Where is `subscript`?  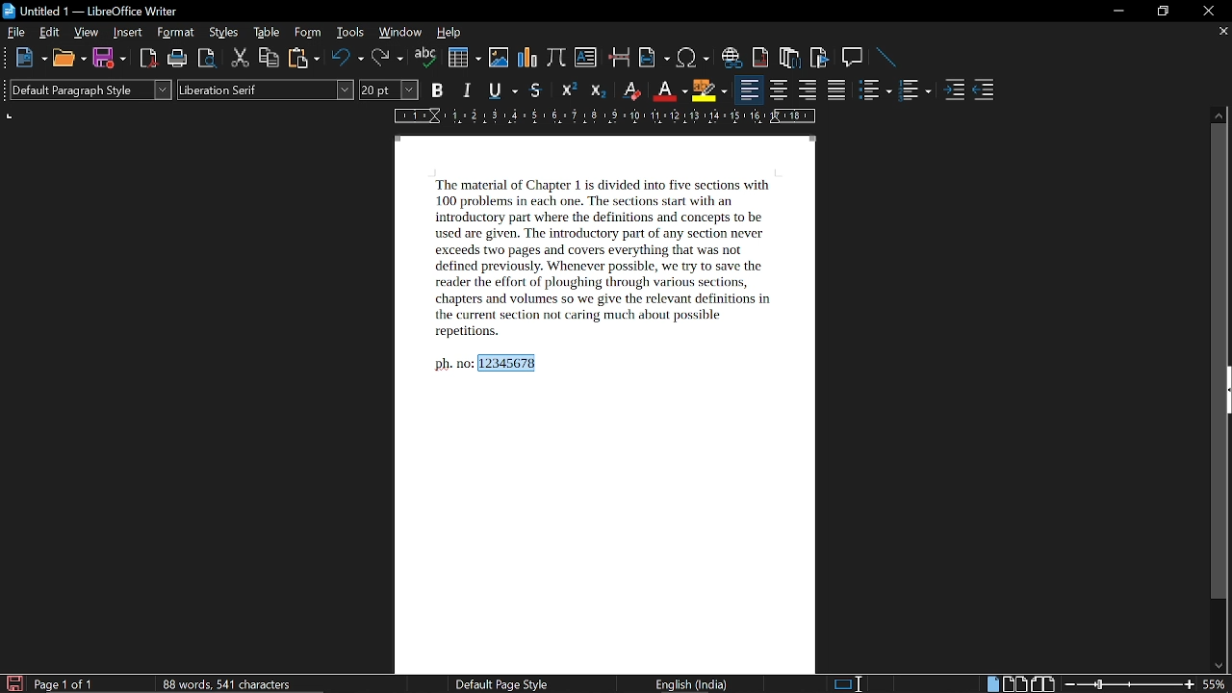
subscript is located at coordinates (596, 90).